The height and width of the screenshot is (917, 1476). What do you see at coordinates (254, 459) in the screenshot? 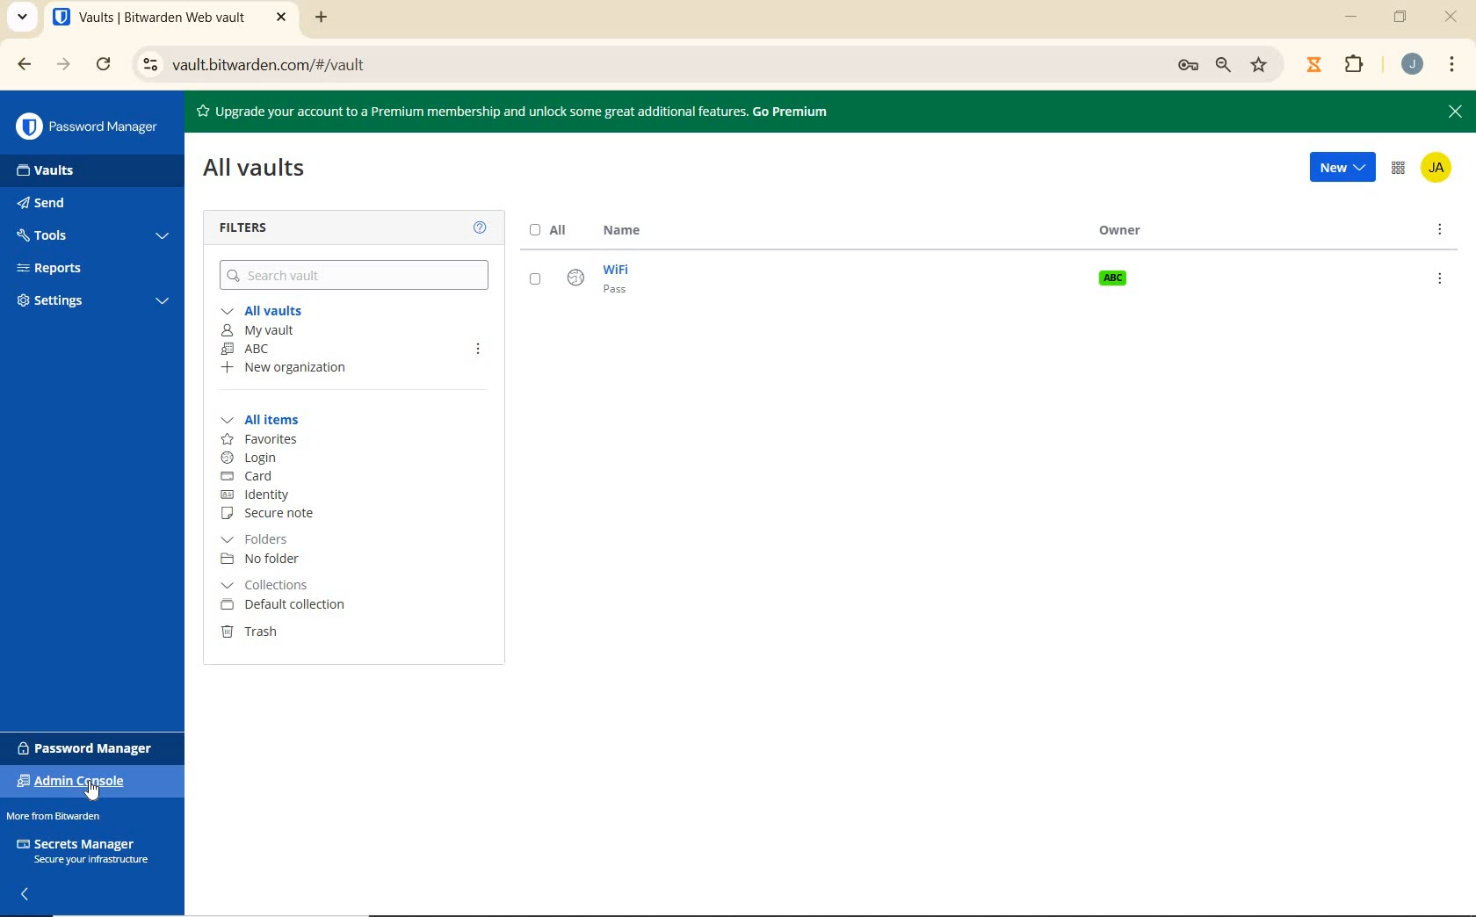
I see `LOGIN` at bounding box center [254, 459].